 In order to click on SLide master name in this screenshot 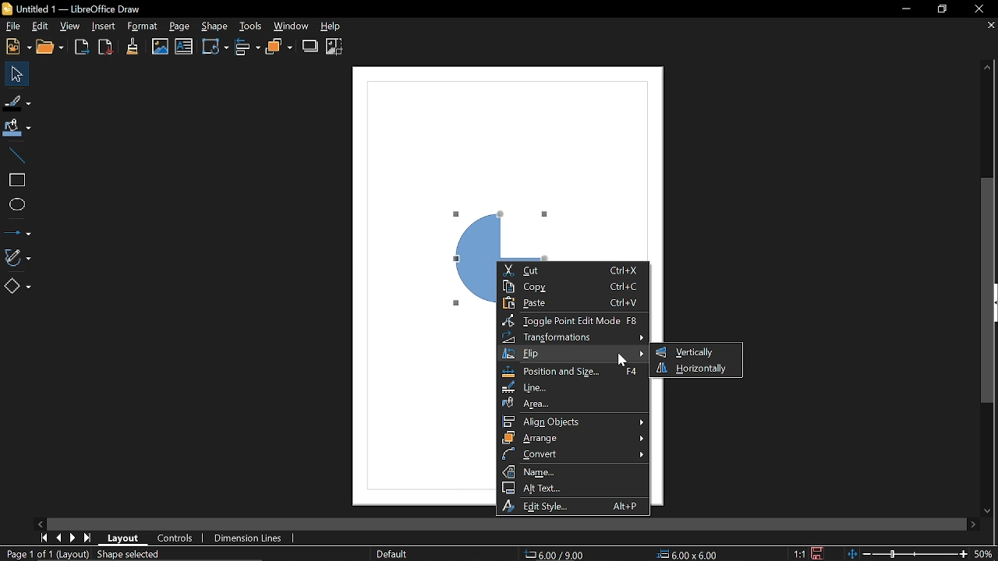, I will do `click(401, 553)`.